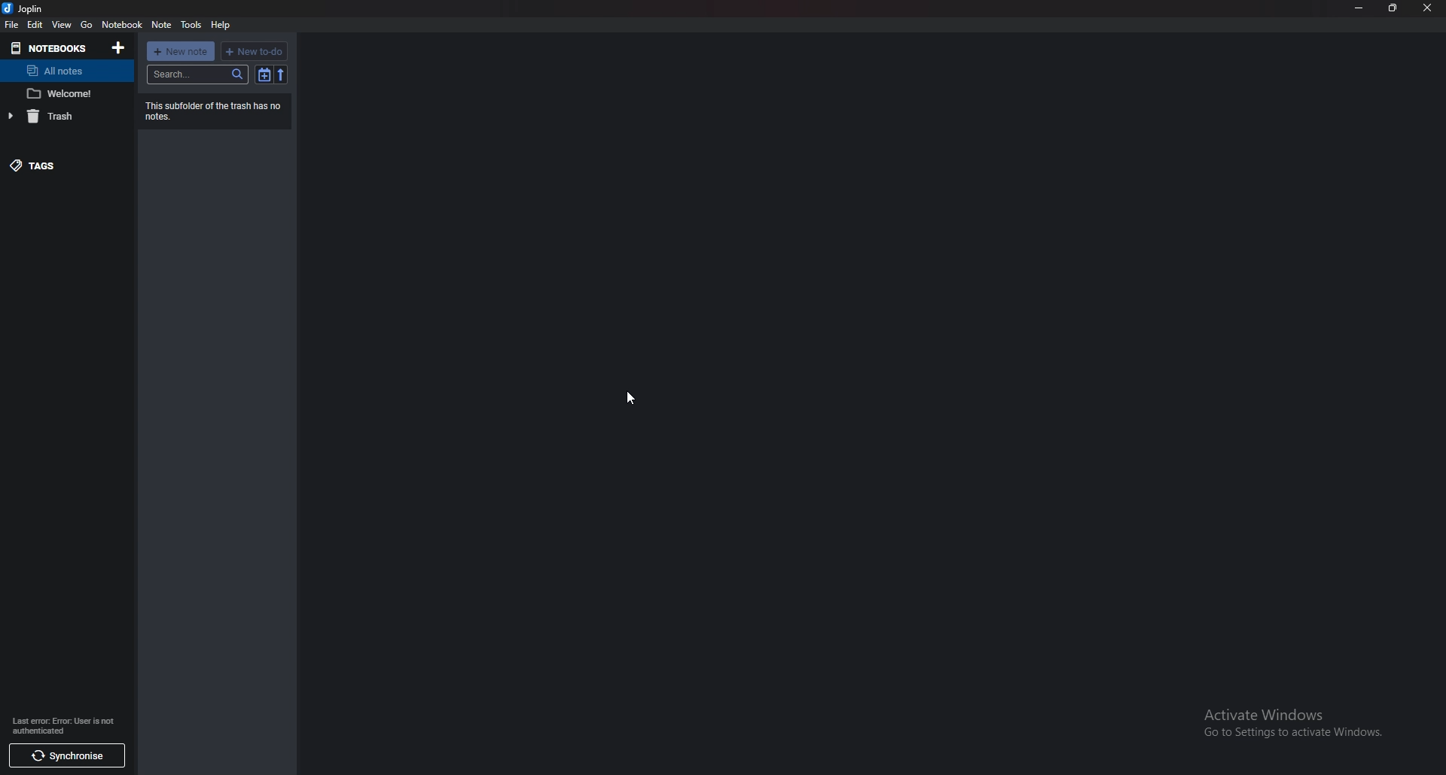  What do you see at coordinates (65, 117) in the screenshot?
I see `trash` at bounding box center [65, 117].